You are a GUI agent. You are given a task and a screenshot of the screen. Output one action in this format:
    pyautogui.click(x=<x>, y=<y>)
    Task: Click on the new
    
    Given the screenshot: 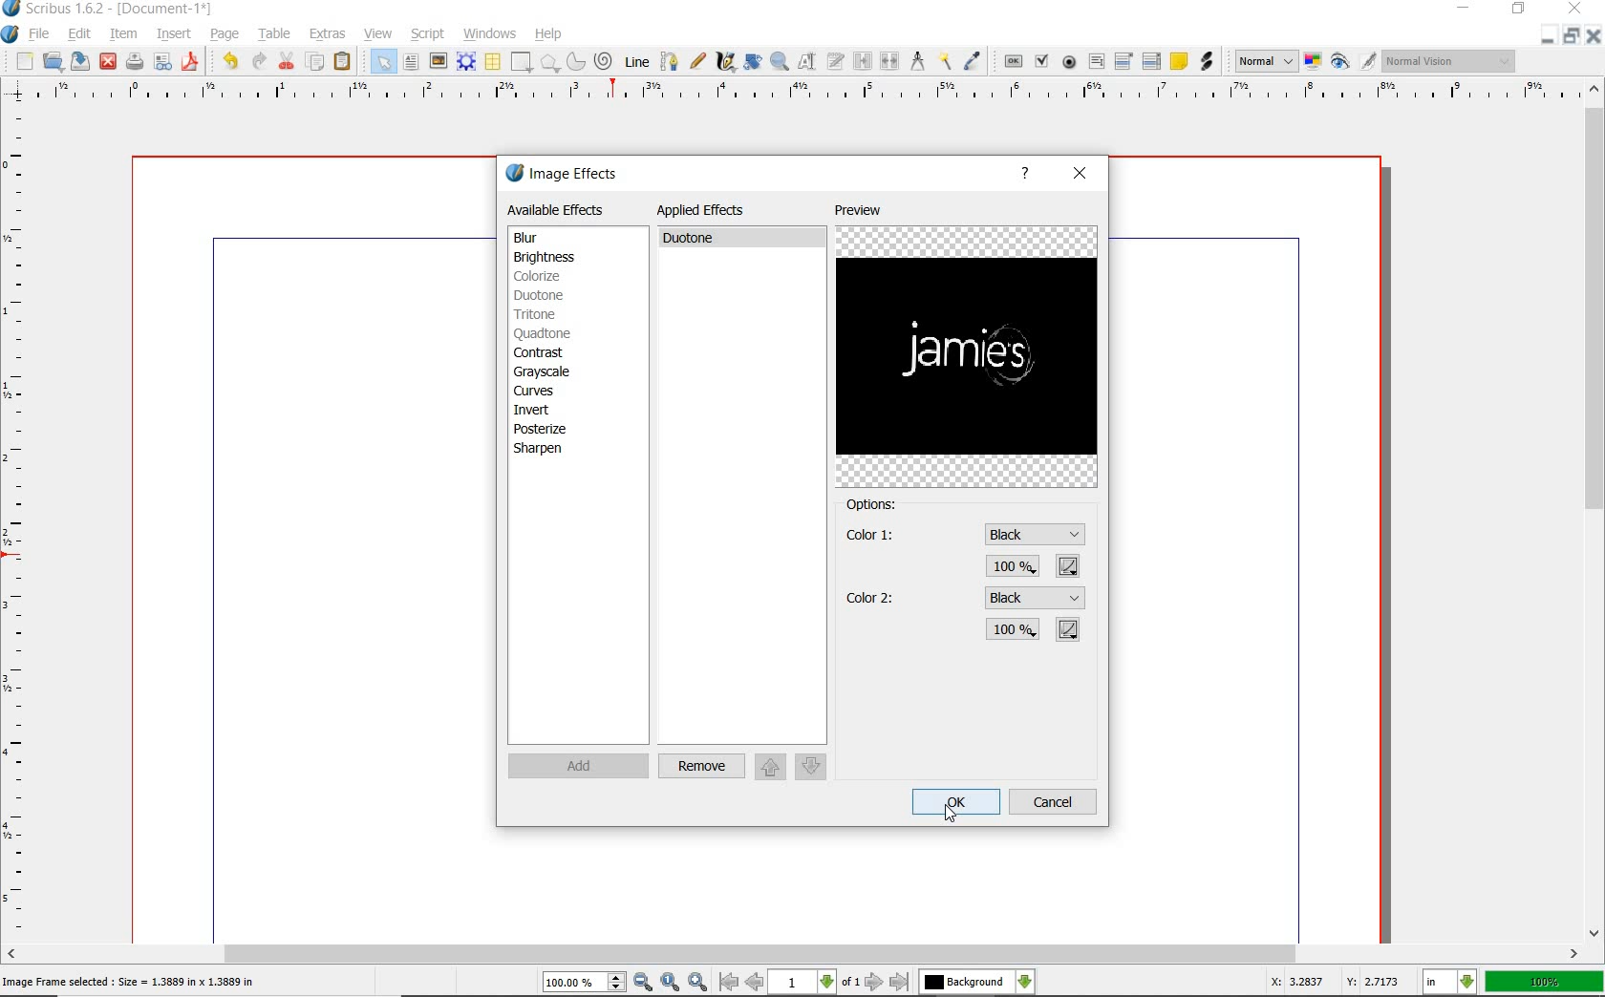 What is the action you would take?
    pyautogui.click(x=25, y=63)
    